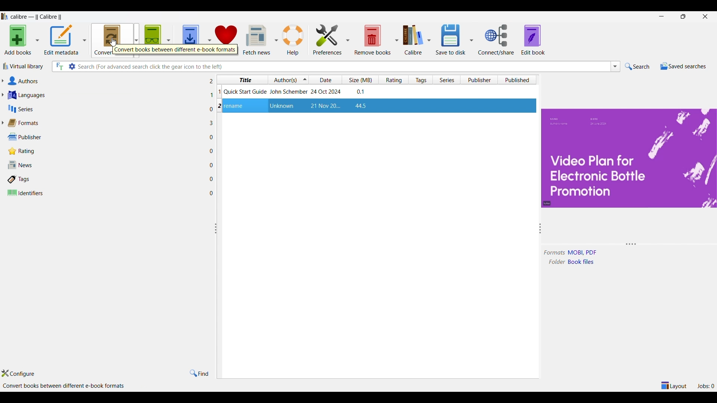 The height and width of the screenshot is (403, 717). Describe the element at coordinates (113, 42) in the screenshot. I see `cursor` at that location.